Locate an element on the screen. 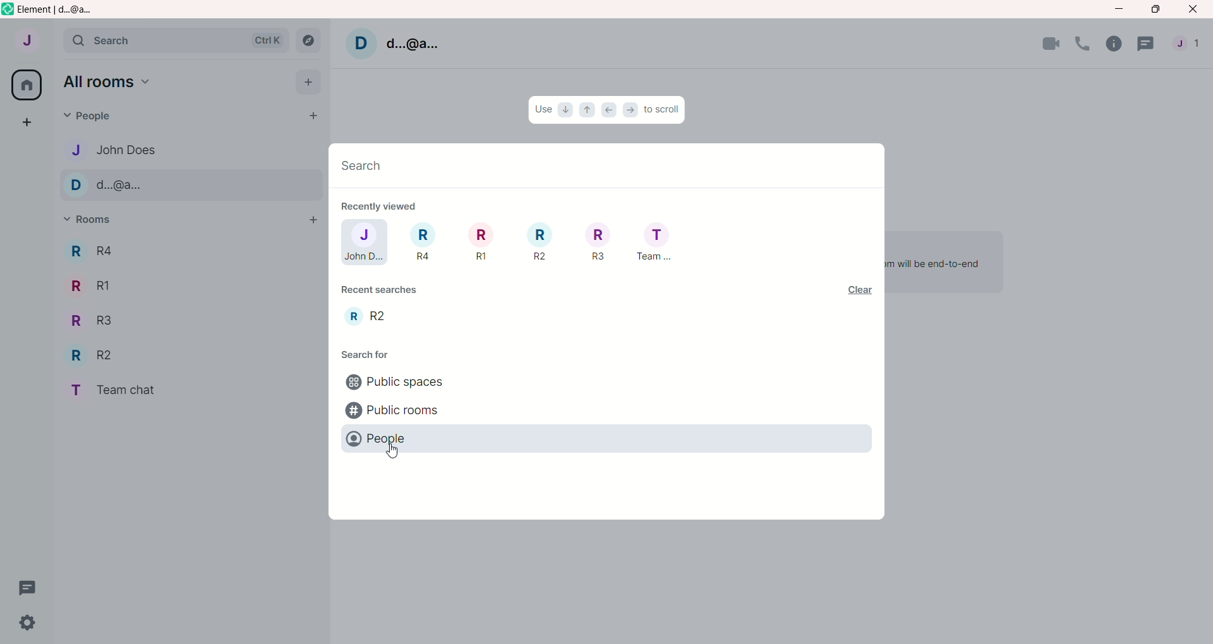 This screenshot has height=644, width=1213. clear is located at coordinates (855, 289).